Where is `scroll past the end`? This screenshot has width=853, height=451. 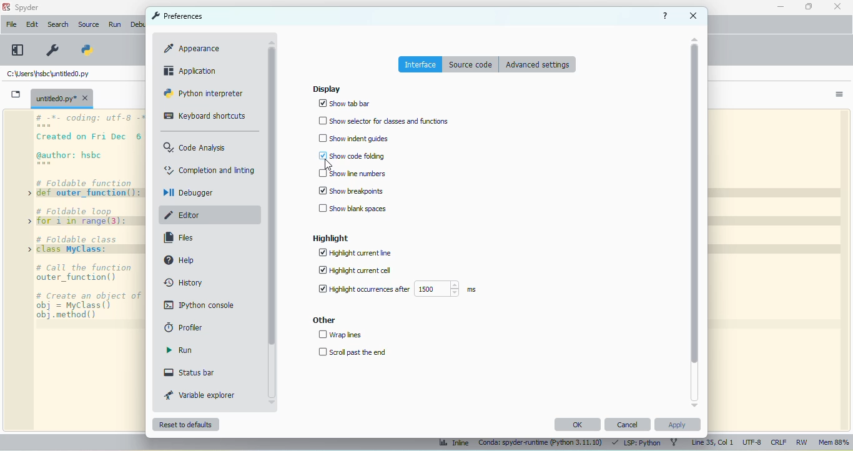
scroll past the end is located at coordinates (352, 352).